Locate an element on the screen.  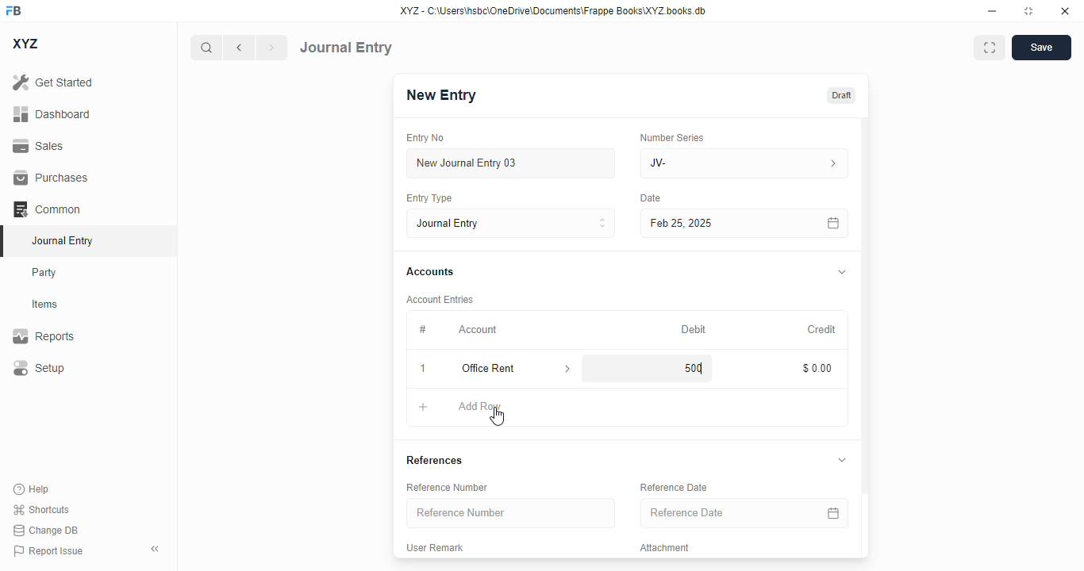
reference number is located at coordinates (510, 512).